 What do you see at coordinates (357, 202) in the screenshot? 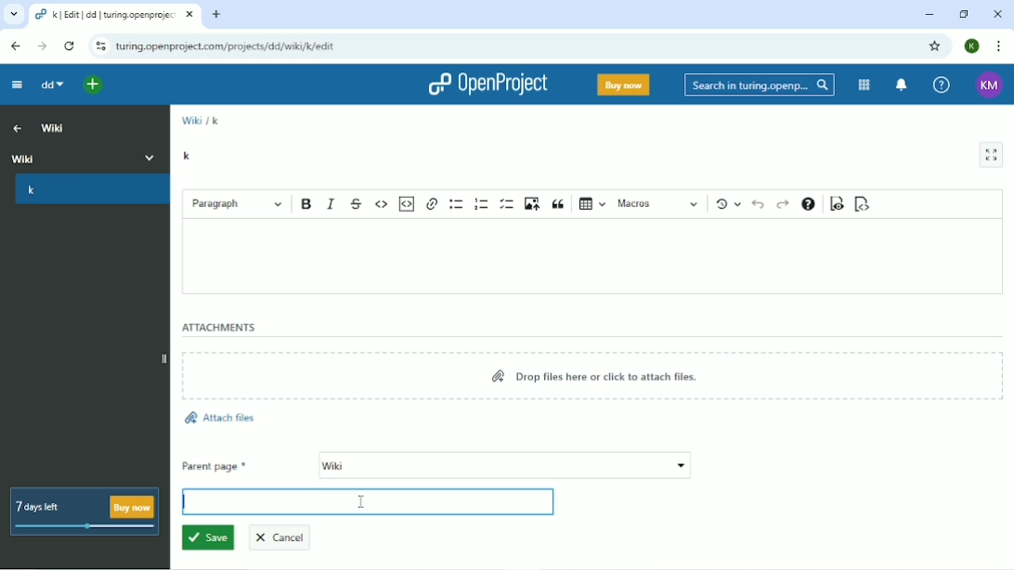
I see `Strikethrough` at bounding box center [357, 202].